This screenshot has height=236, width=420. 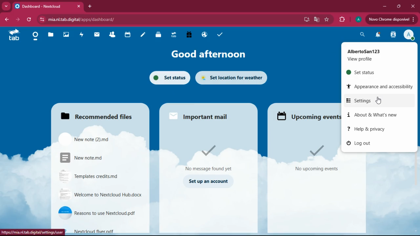 I want to click on set location, so click(x=232, y=77).